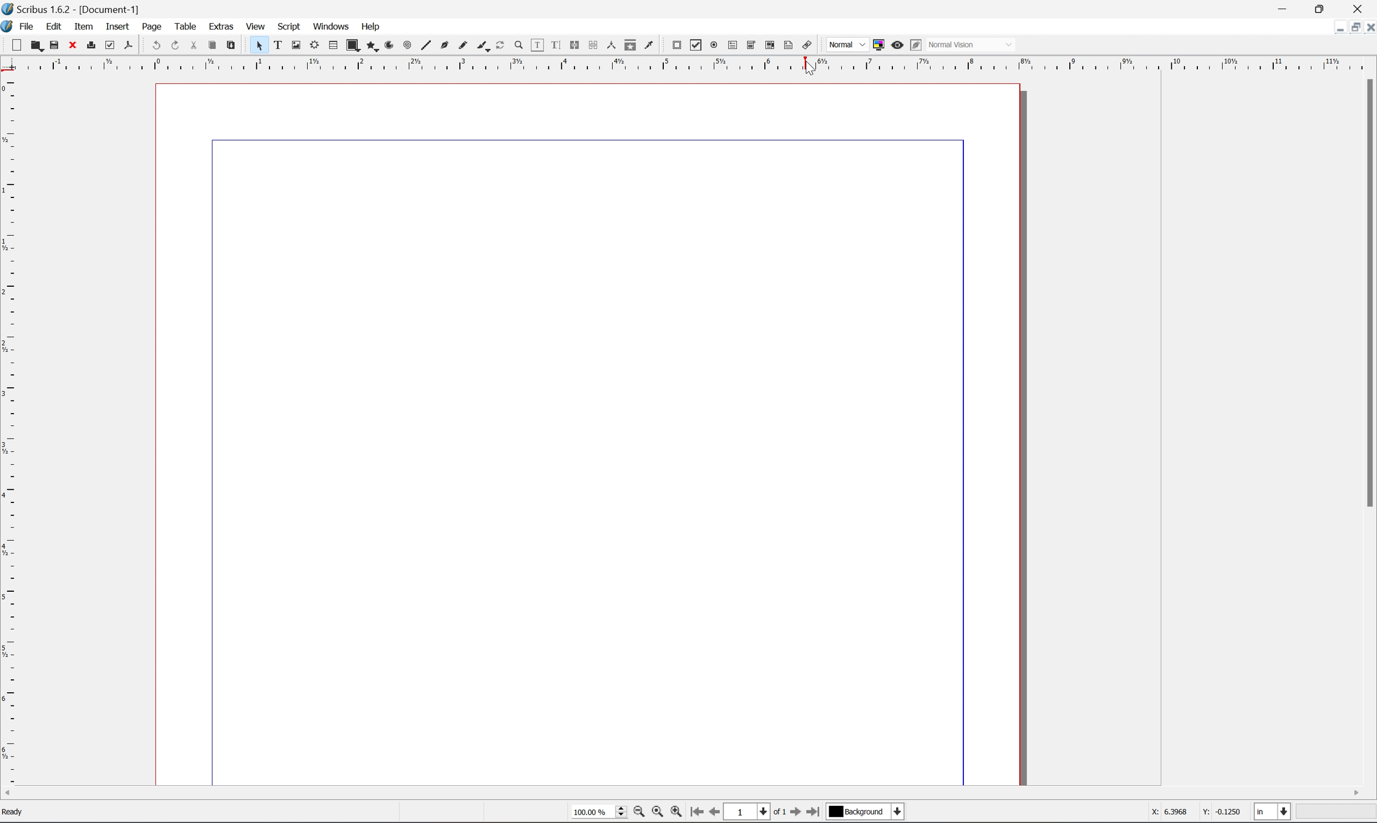  Describe the element at coordinates (53, 44) in the screenshot. I see `save` at that location.